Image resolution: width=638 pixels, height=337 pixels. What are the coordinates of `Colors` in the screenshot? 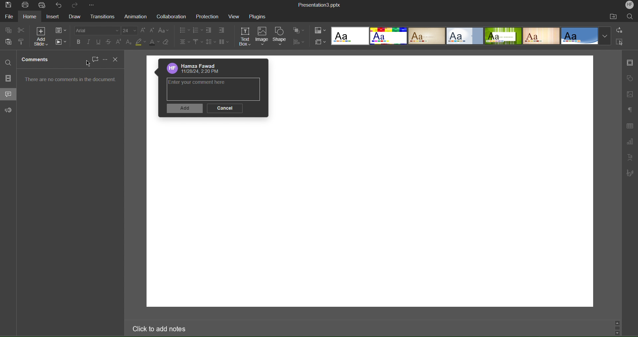 It's located at (320, 30).